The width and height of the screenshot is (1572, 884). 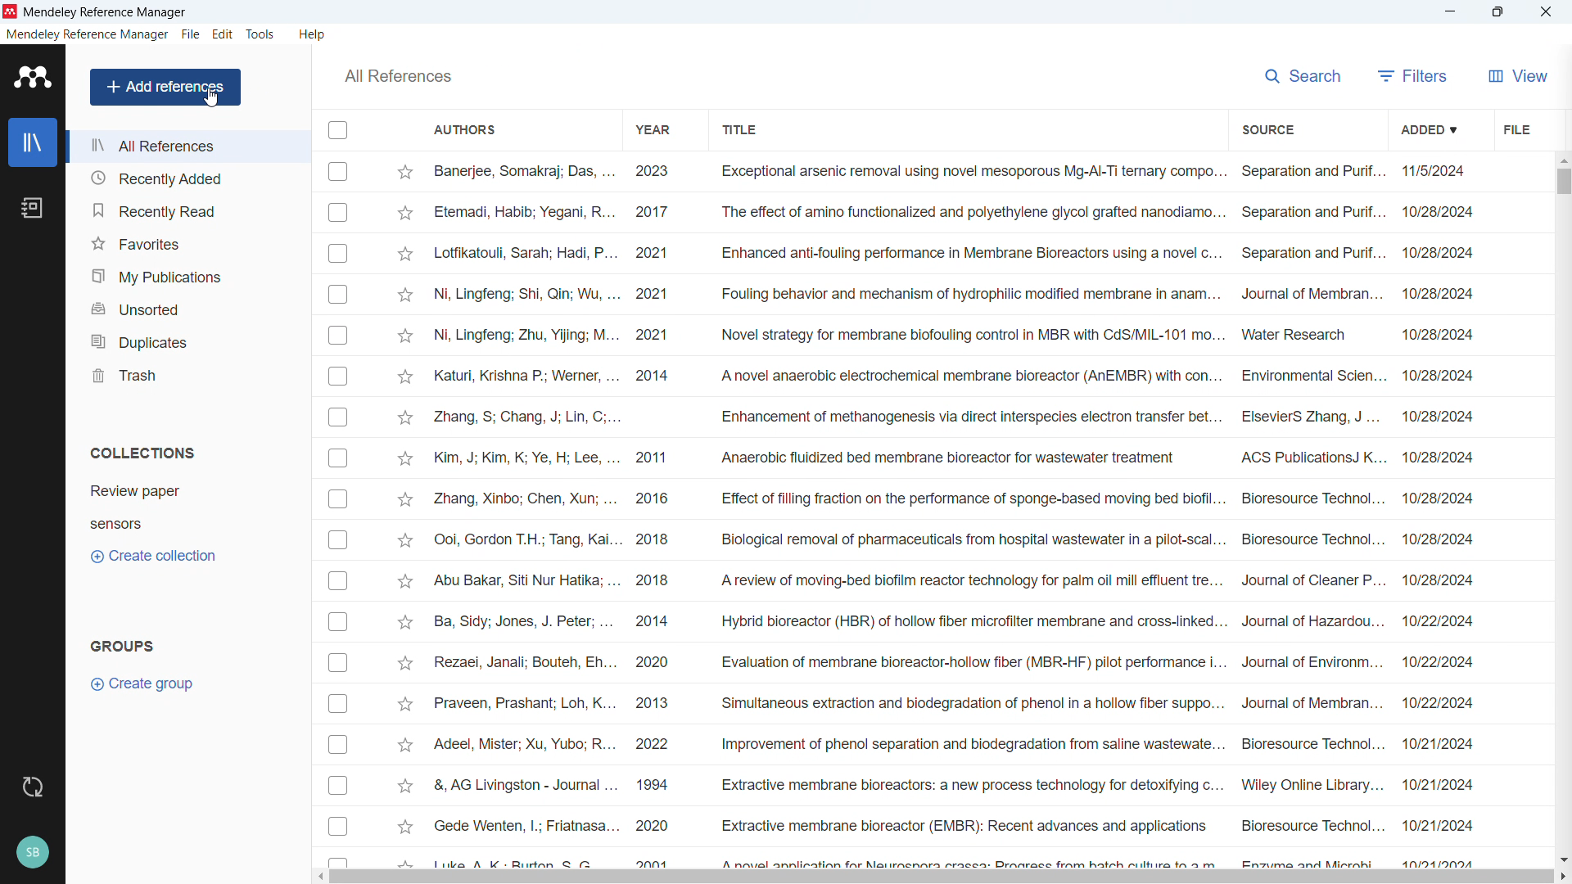 I want to click on Select all , so click(x=337, y=129).